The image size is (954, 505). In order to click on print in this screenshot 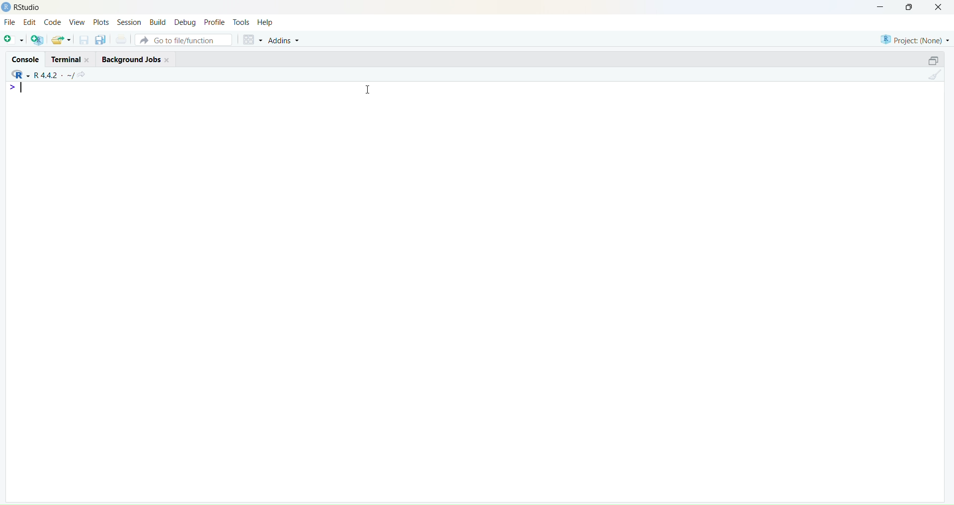, I will do `click(121, 39)`.